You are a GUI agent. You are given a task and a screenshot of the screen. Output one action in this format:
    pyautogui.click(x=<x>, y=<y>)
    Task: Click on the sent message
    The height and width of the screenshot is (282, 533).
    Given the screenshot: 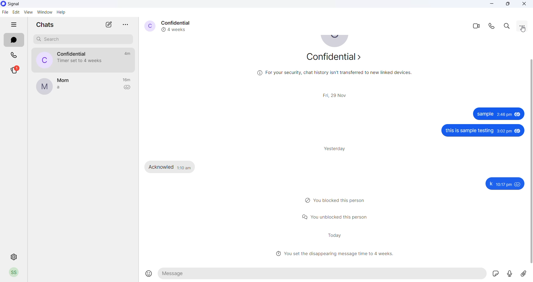 What is the action you would take?
    pyautogui.click(x=497, y=114)
    